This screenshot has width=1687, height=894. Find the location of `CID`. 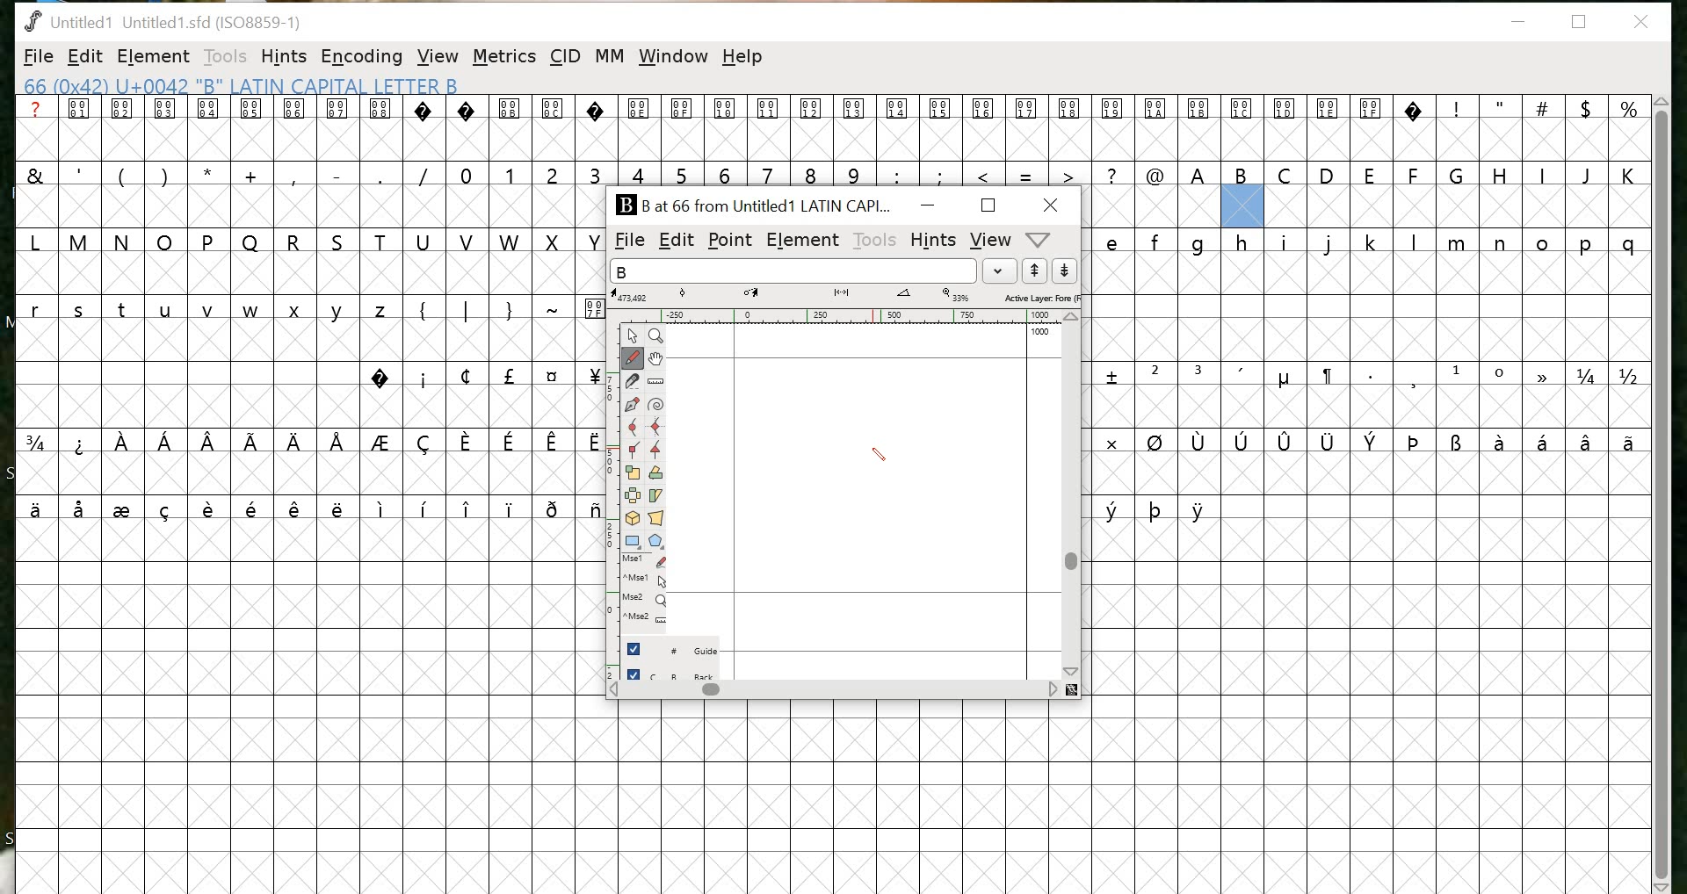

CID is located at coordinates (564, 57).